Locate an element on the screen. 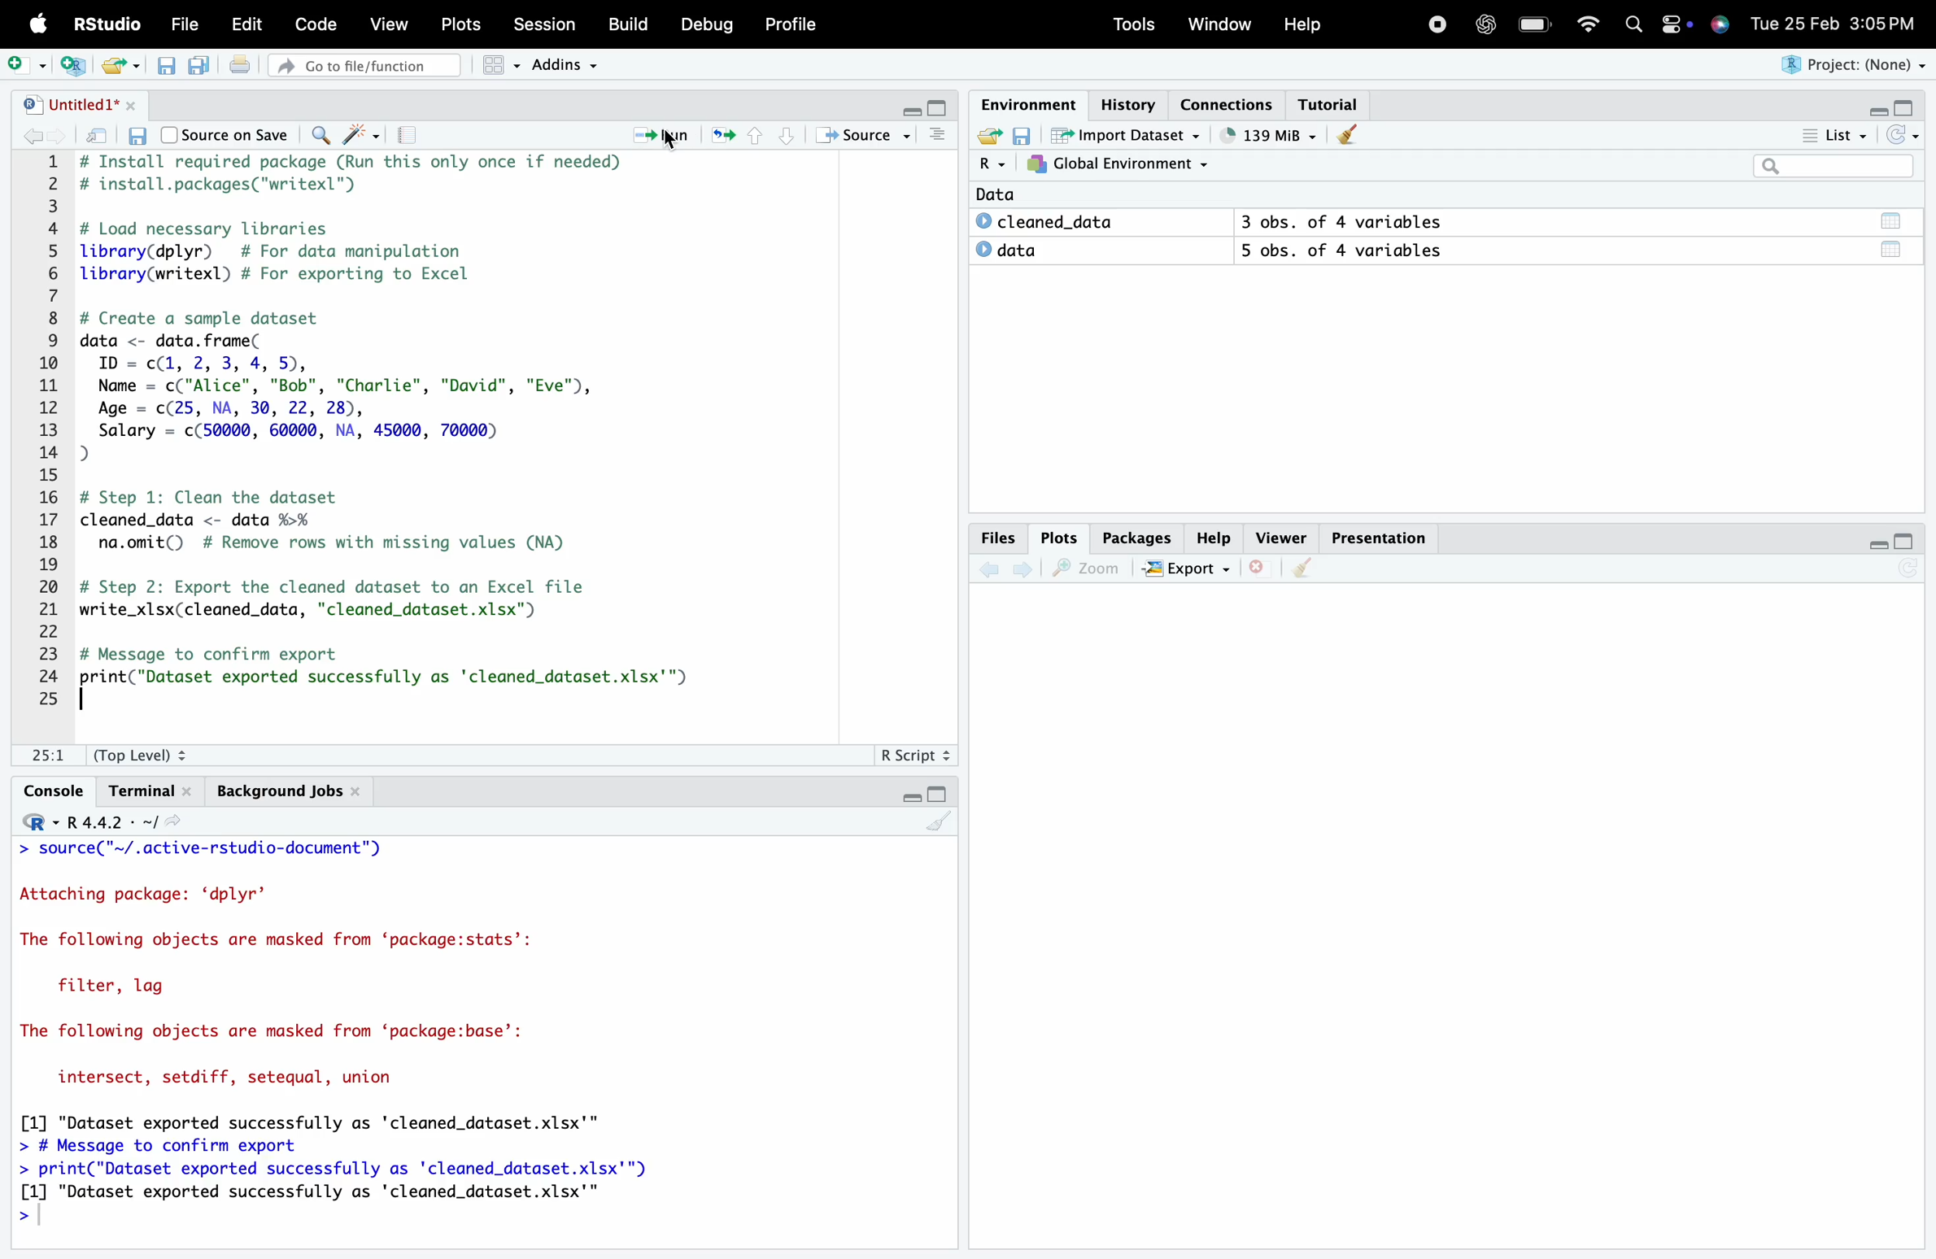  List is located at coordinates (1836, 136).